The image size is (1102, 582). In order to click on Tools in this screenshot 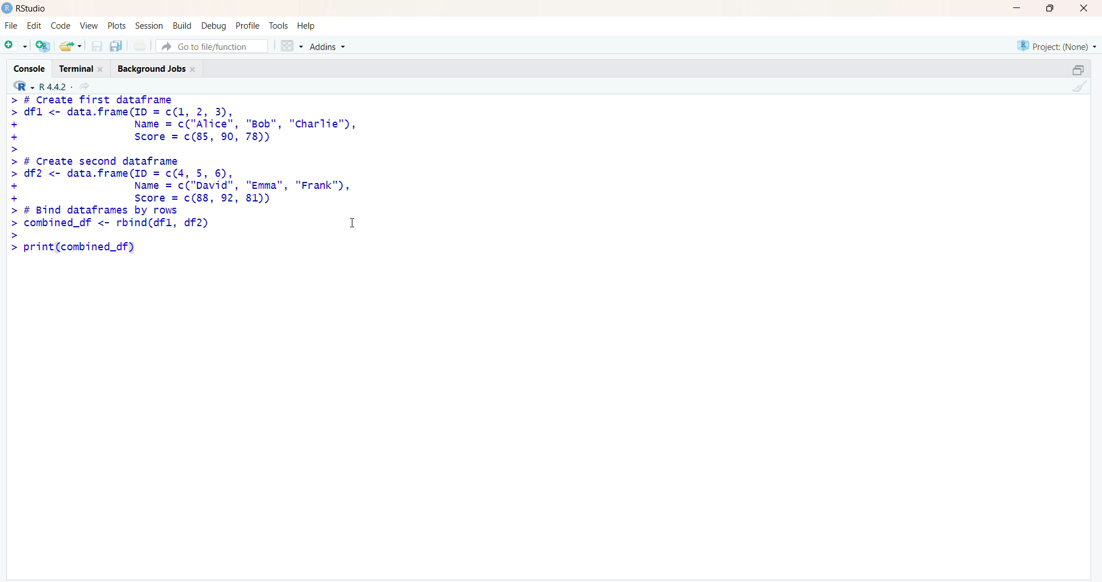, I will do `click(278, 25)`.